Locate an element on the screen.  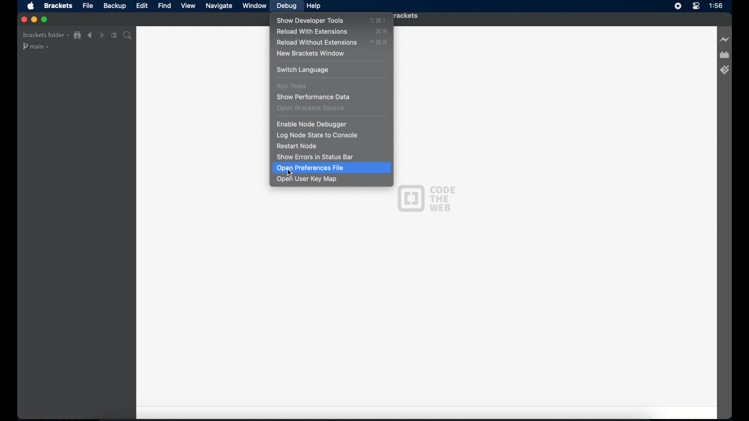
open brackets source is located at coordinates (311, 109).